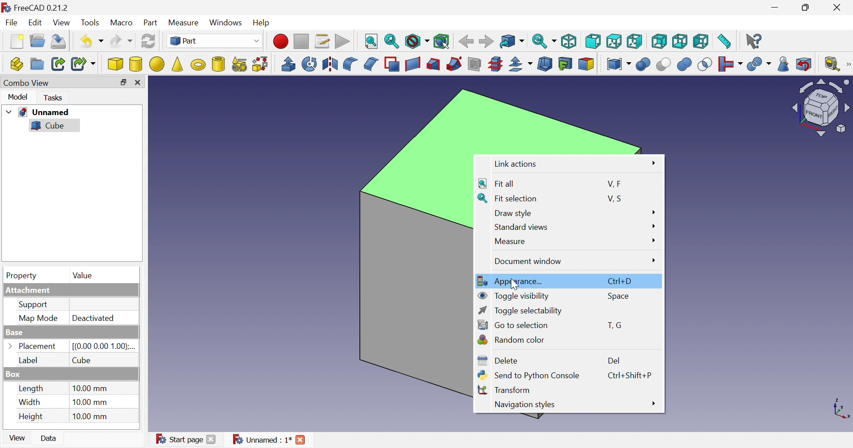 Image resolution: width=853 pixels, height=448 pixels. Describe the element at coordinates (775, 8) in the screenshot. I see `Minimize` at that location.